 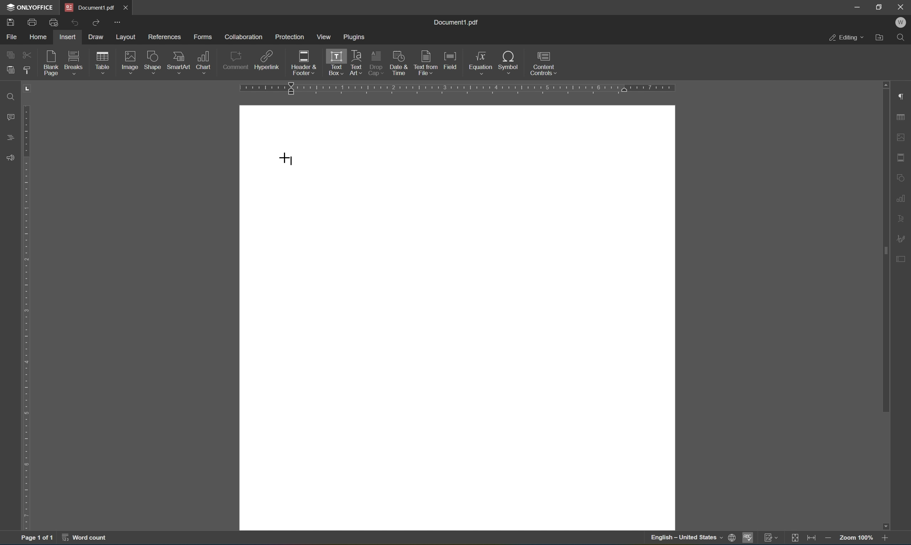 What do you see at coordinates (127, 7) in the screenshot?
I see `Close` at bounding box center [127, 7].